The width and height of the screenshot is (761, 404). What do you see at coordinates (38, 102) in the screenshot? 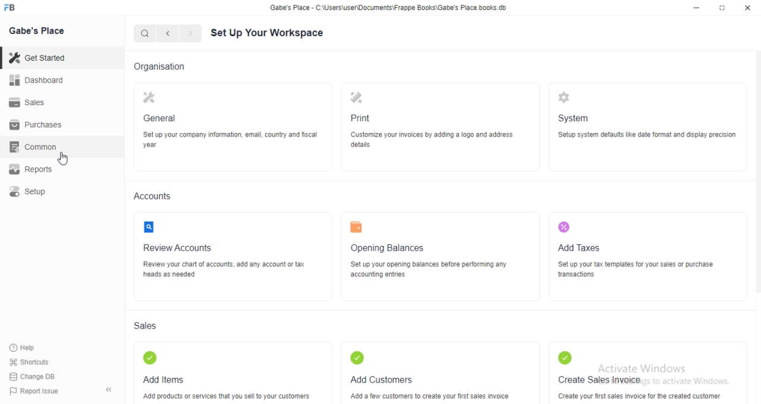
I see `Sales` at bounding box center [38, 102].